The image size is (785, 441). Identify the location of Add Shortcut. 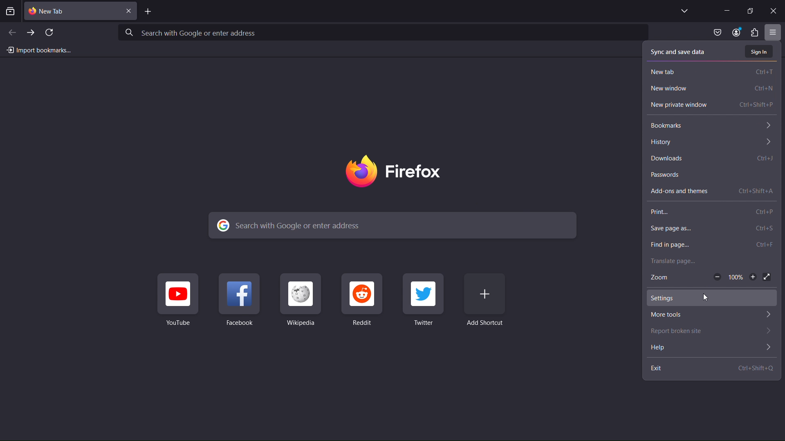
(489, 300).